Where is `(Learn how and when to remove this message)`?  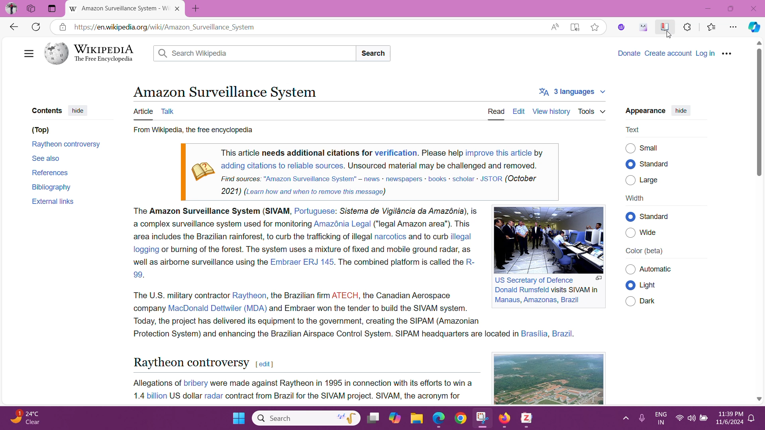
(Learn how and when to remove this message) is located at coordinates (315, 192).